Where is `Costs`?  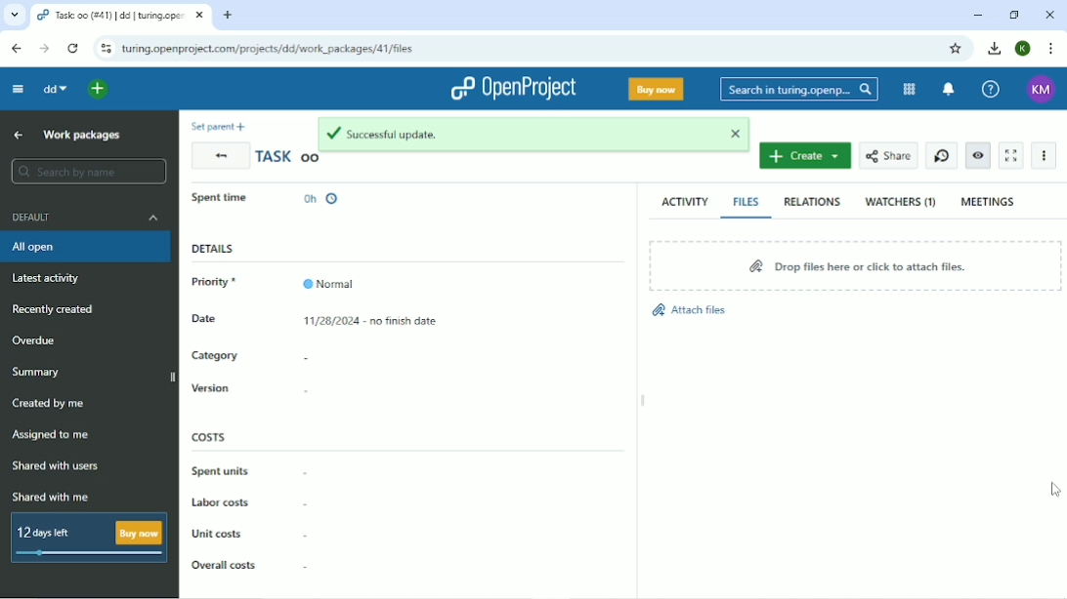
Costs is located at coordinates (209, 436).